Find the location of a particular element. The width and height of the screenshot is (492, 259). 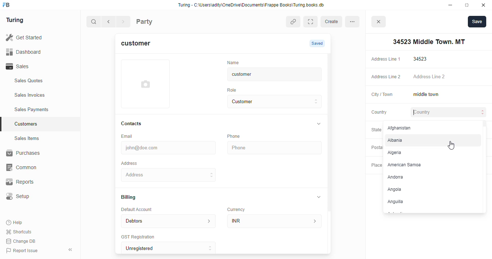

Sales is located at coordinates (35, 66).